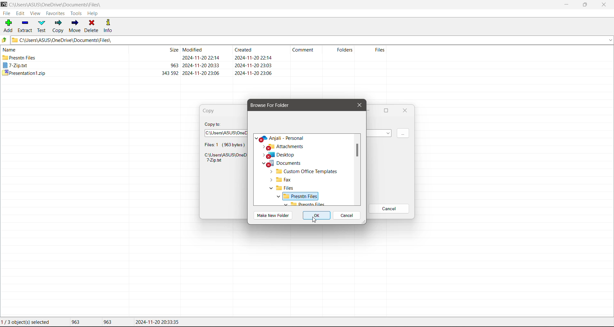  Describe the element at coordinates (342, 52) in the screenshot. I see `Folders` at that location.